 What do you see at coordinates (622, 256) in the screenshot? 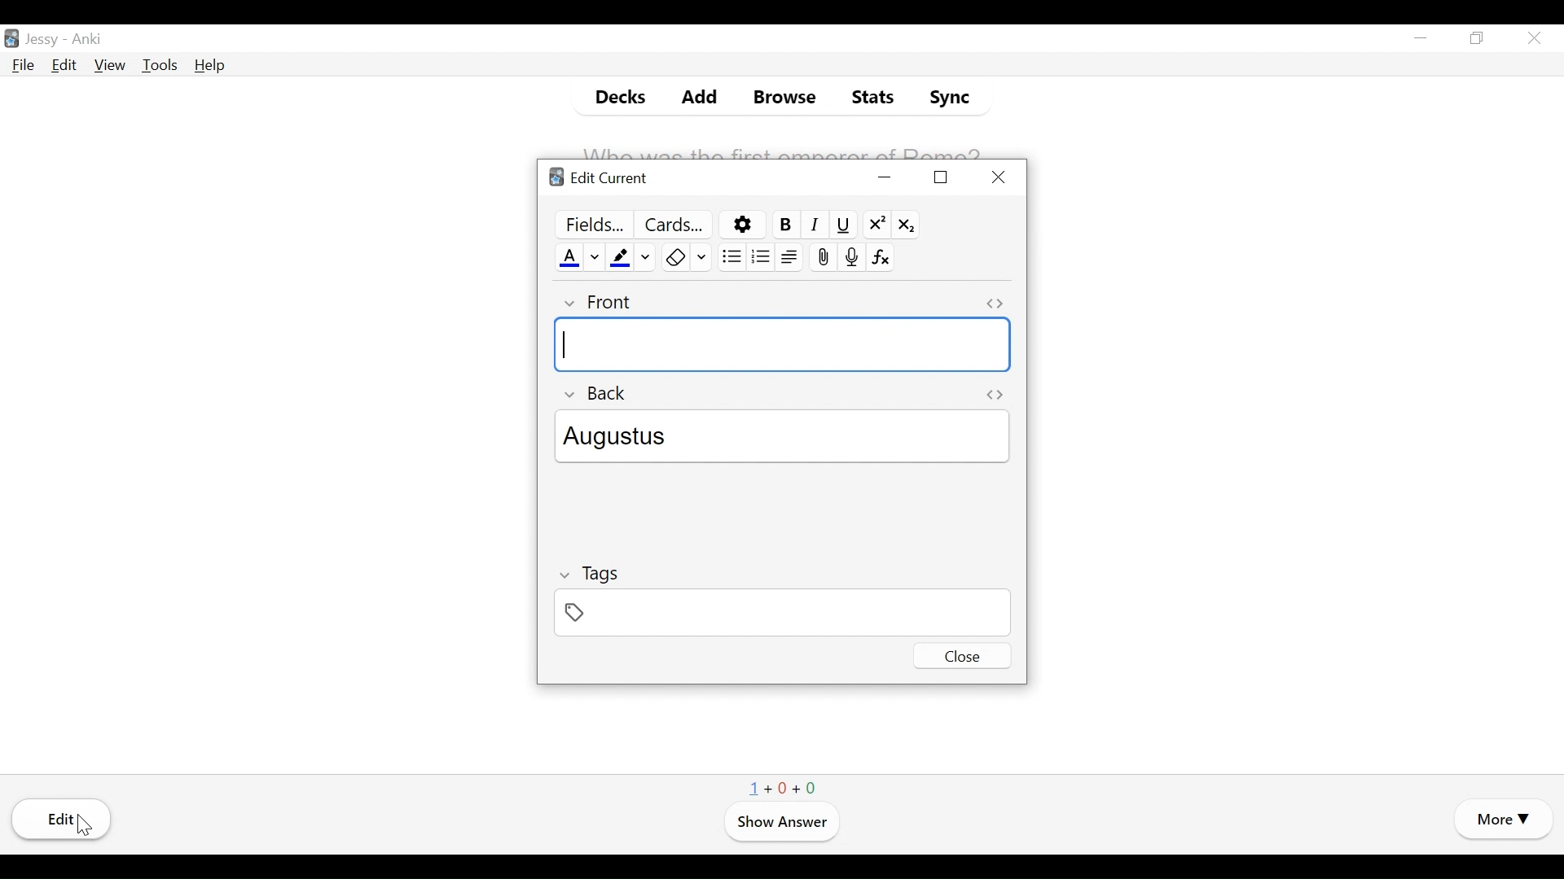
I see `Text Highlight color ` at bounding box center [622, 256].